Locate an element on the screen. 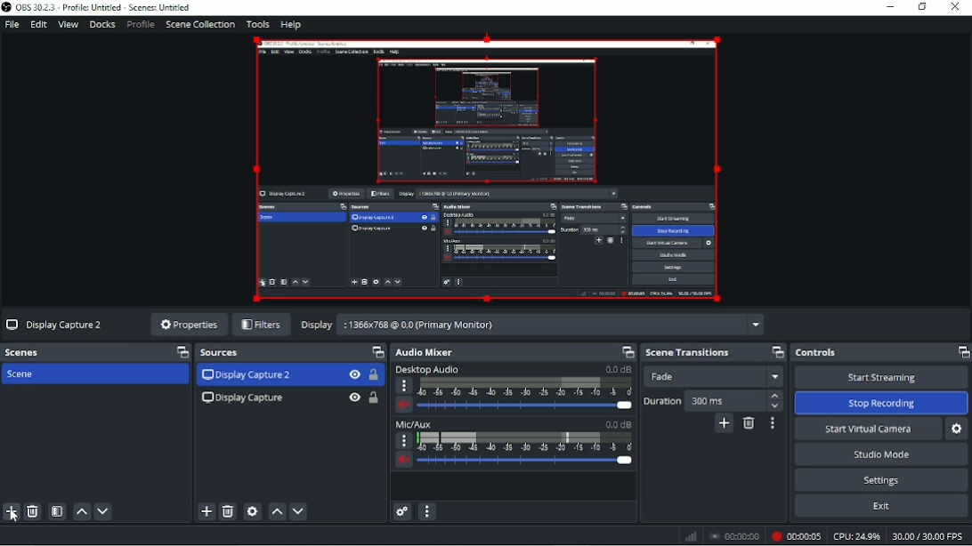 This screenshot has height=546, width=972. Hide is located at coordinates (355, 397).